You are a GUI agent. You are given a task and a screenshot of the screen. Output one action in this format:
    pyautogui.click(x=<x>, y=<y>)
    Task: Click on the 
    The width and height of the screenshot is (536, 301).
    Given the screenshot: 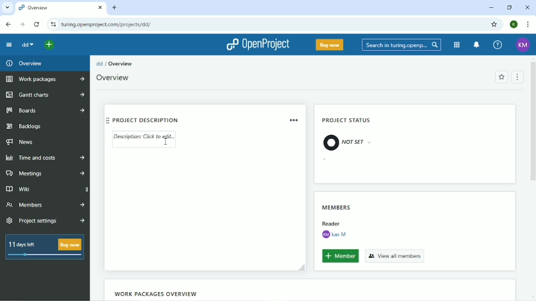 What is the action you would take?
    pyautogui.click(x=331, y=222)
    